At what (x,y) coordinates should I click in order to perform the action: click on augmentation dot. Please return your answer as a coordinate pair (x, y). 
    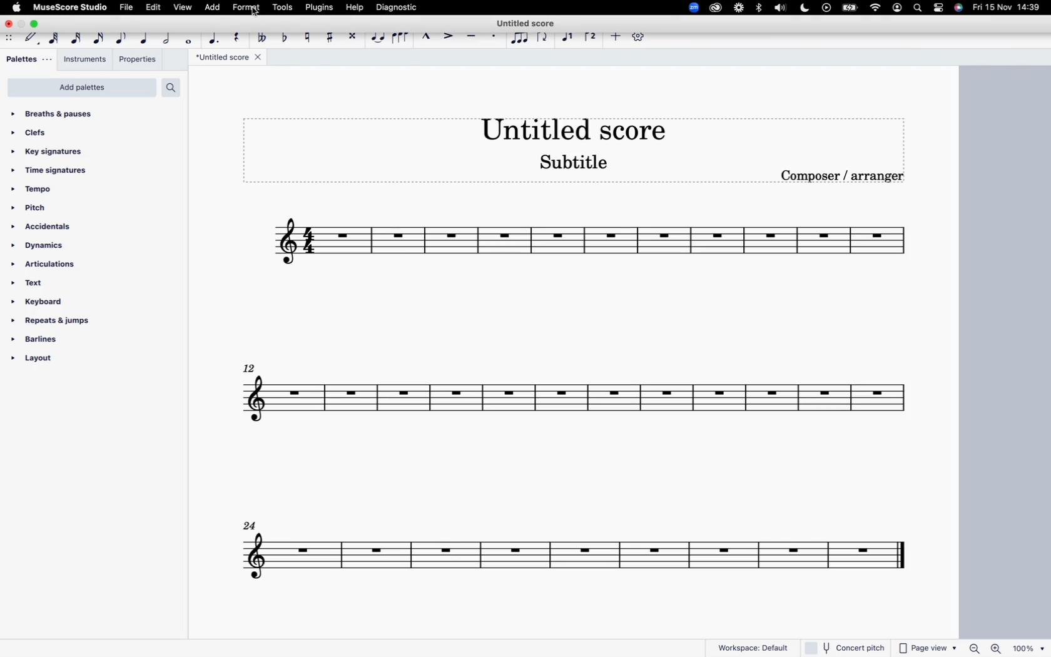
    Looking at the image, I should click on (214, 39).